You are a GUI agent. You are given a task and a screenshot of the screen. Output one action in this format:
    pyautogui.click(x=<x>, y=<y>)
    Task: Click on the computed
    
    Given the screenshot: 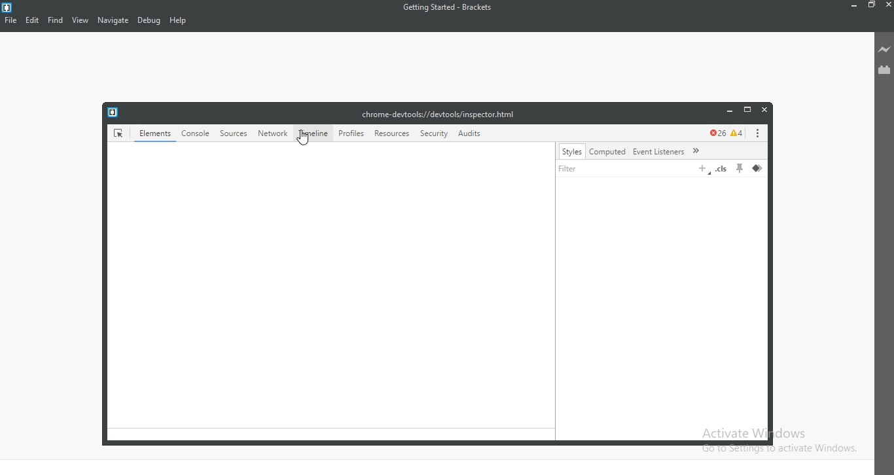 What is the action you would take?
    pyautogui.click(x=607, y=152)
    